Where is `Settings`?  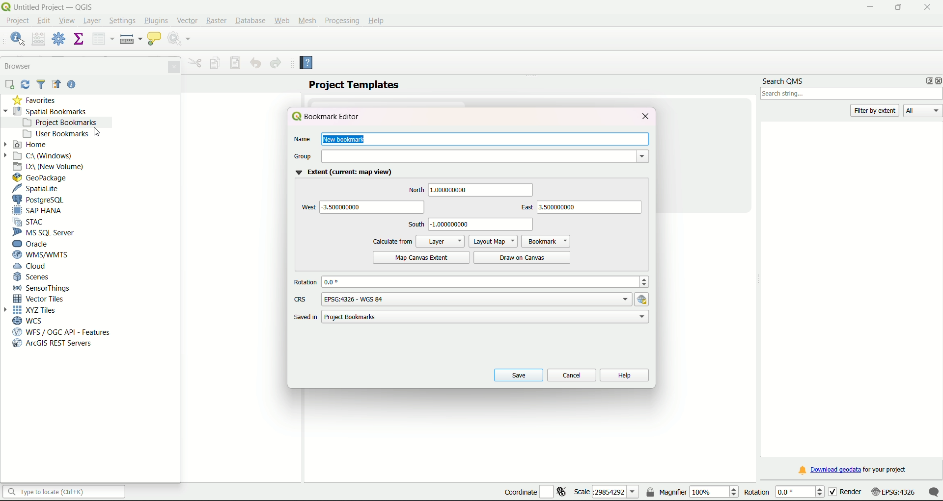 Settings is located at coordinates (123, 22).